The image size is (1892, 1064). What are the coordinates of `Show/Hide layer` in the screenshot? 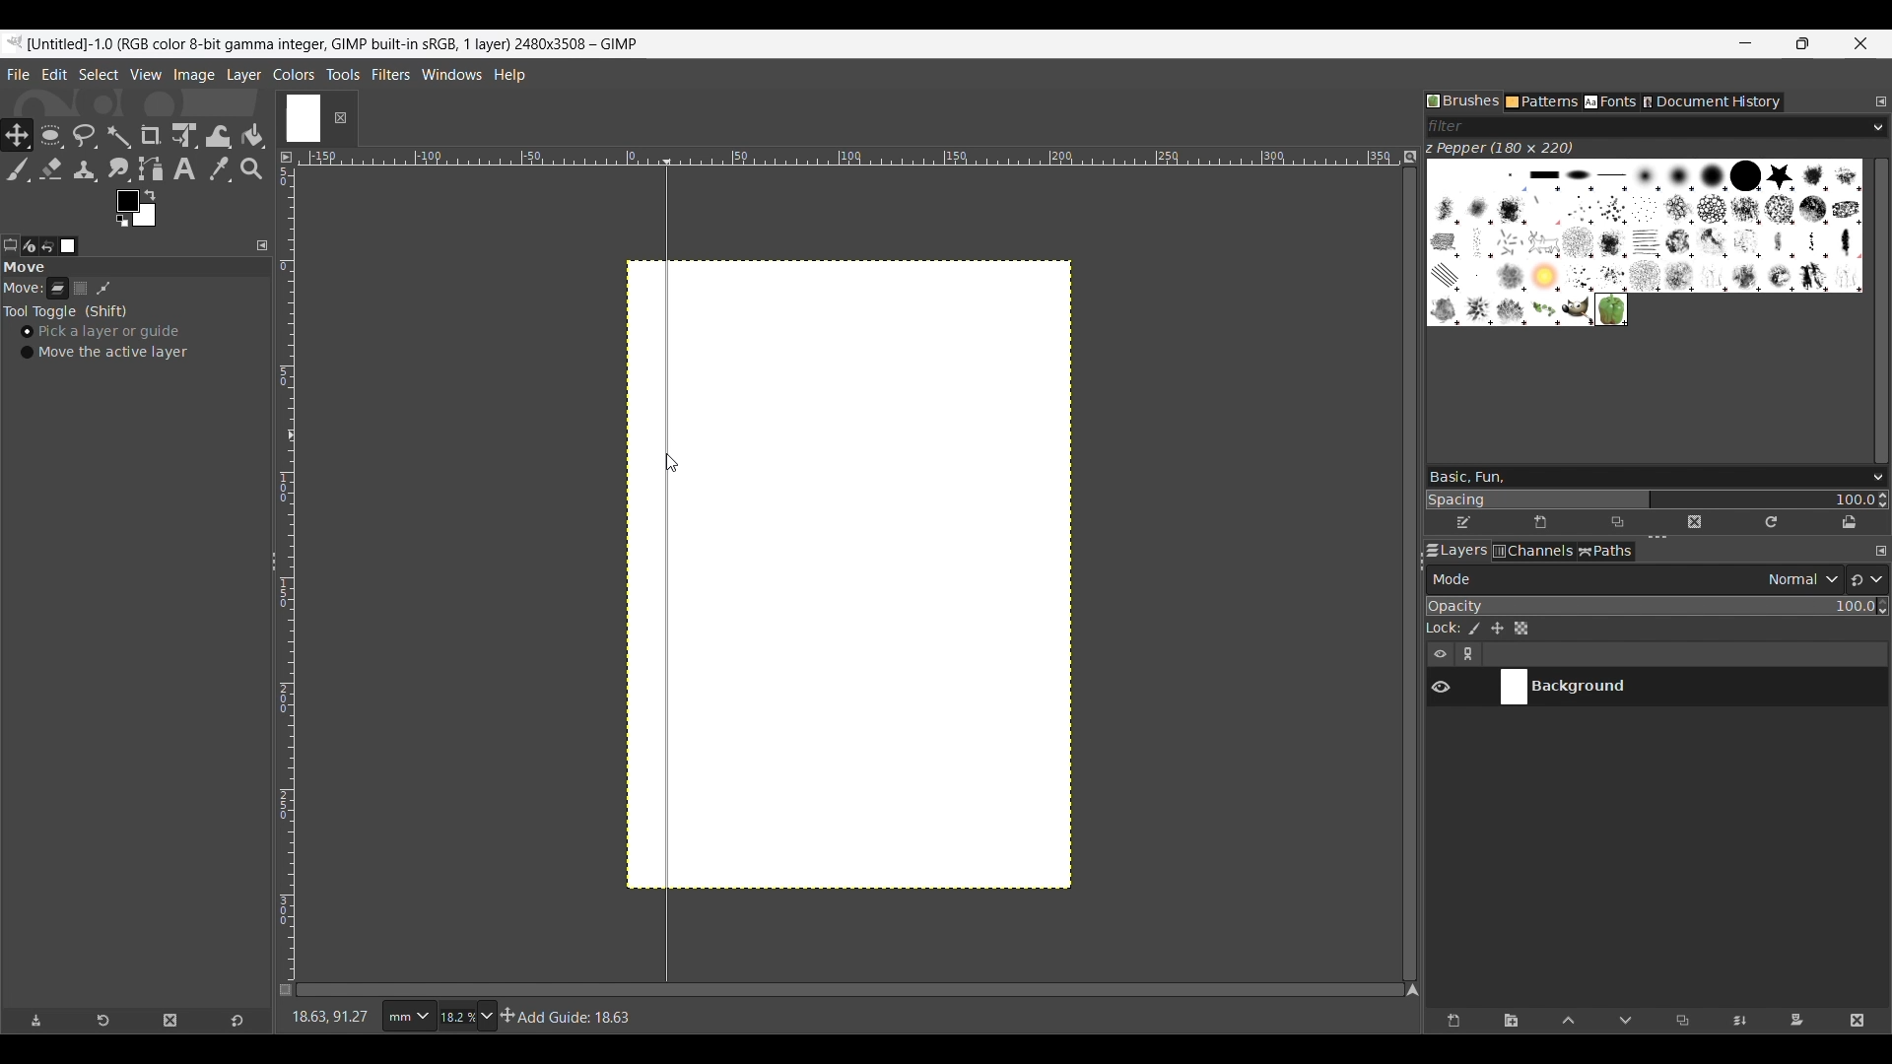 It's located at (1441, 688).